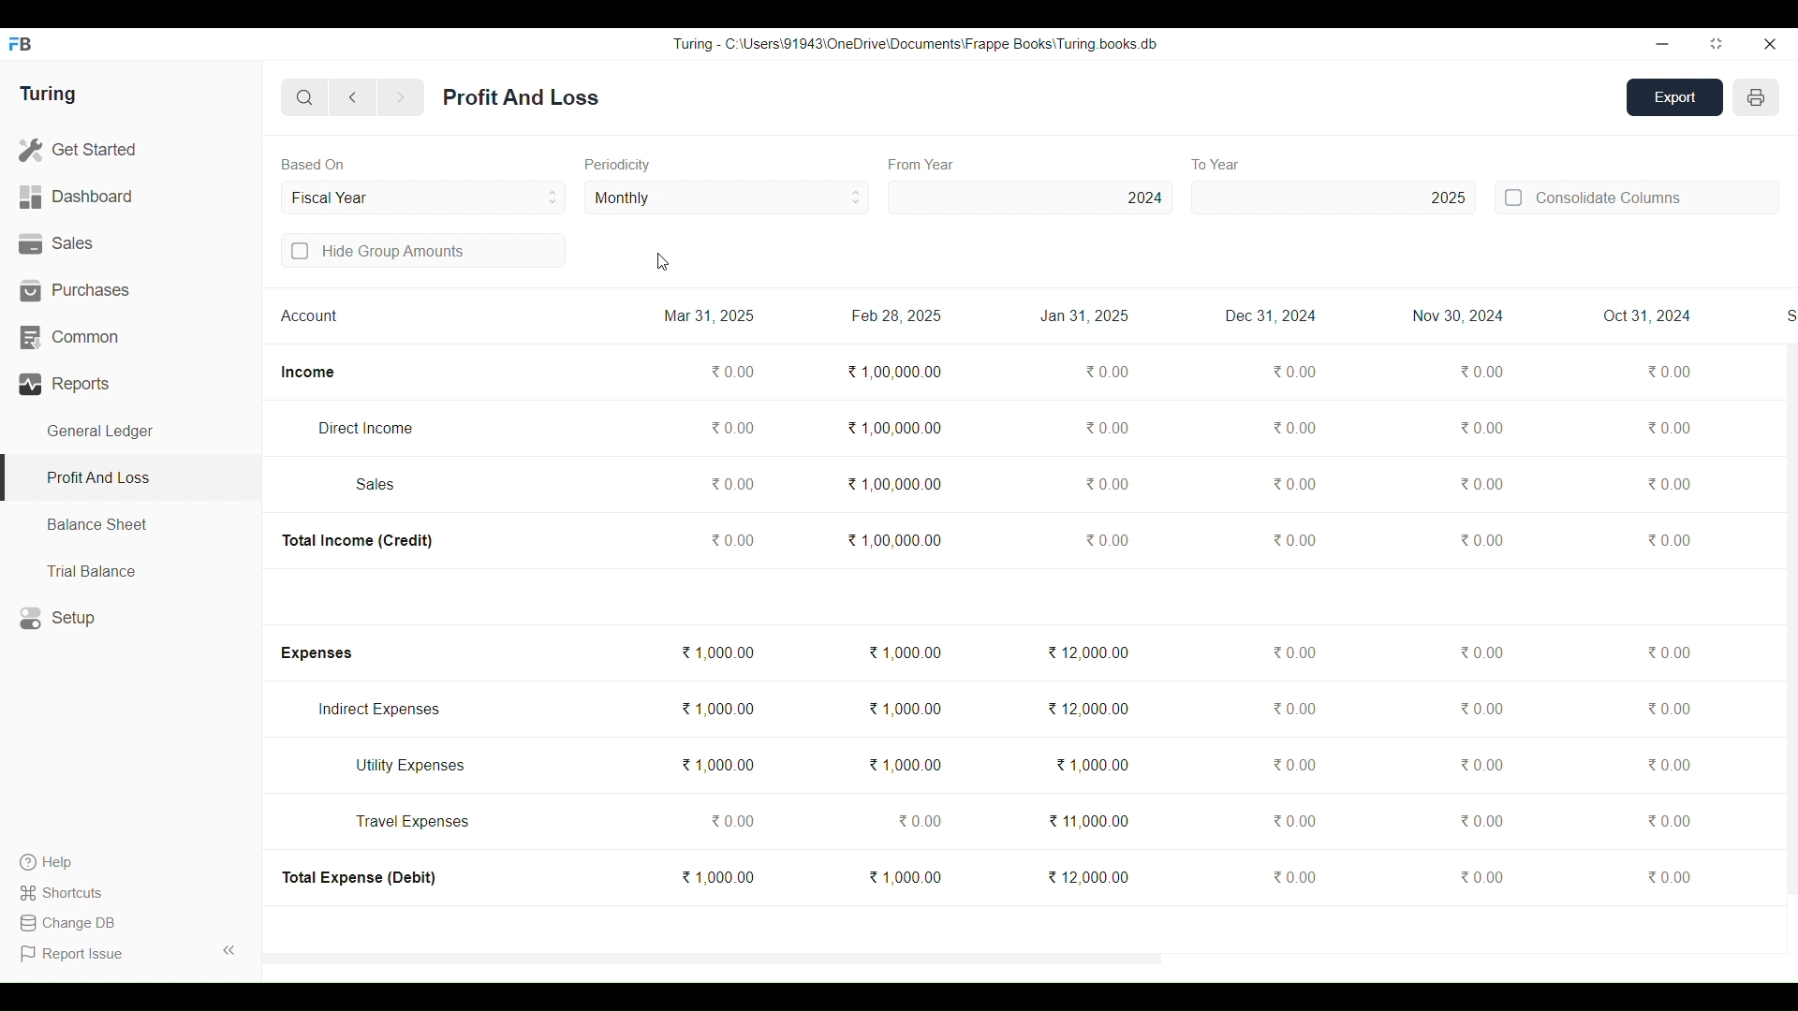  Describe the element at coordinates (1480, 484) in the screenshot. I see `0.00` at that location.